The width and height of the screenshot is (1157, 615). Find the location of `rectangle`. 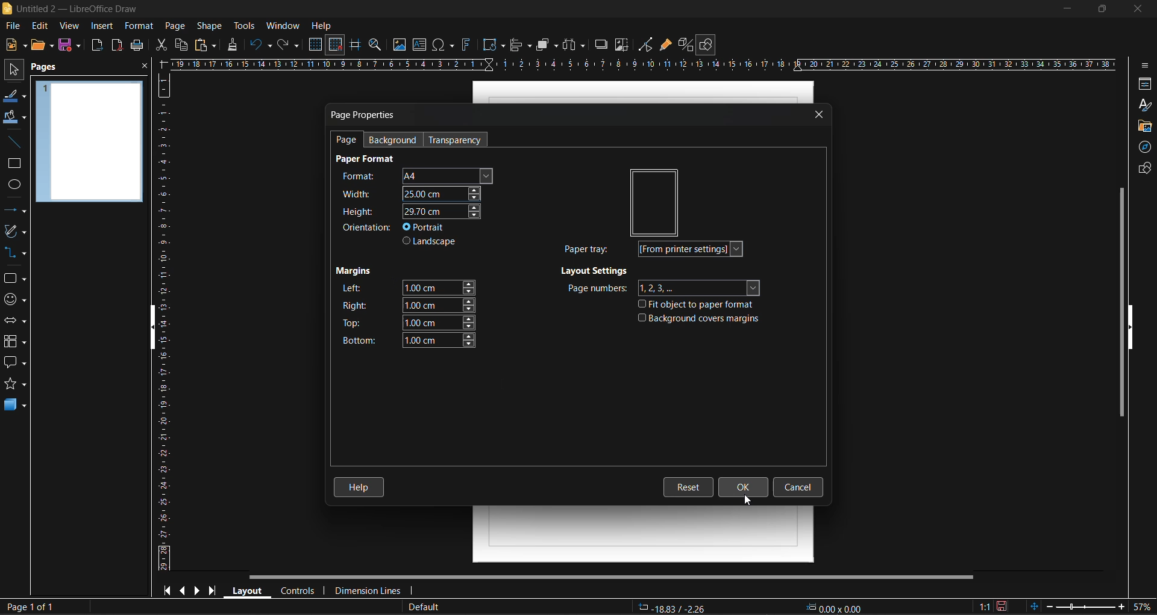

rectangle is located at coordinates (14, 165).